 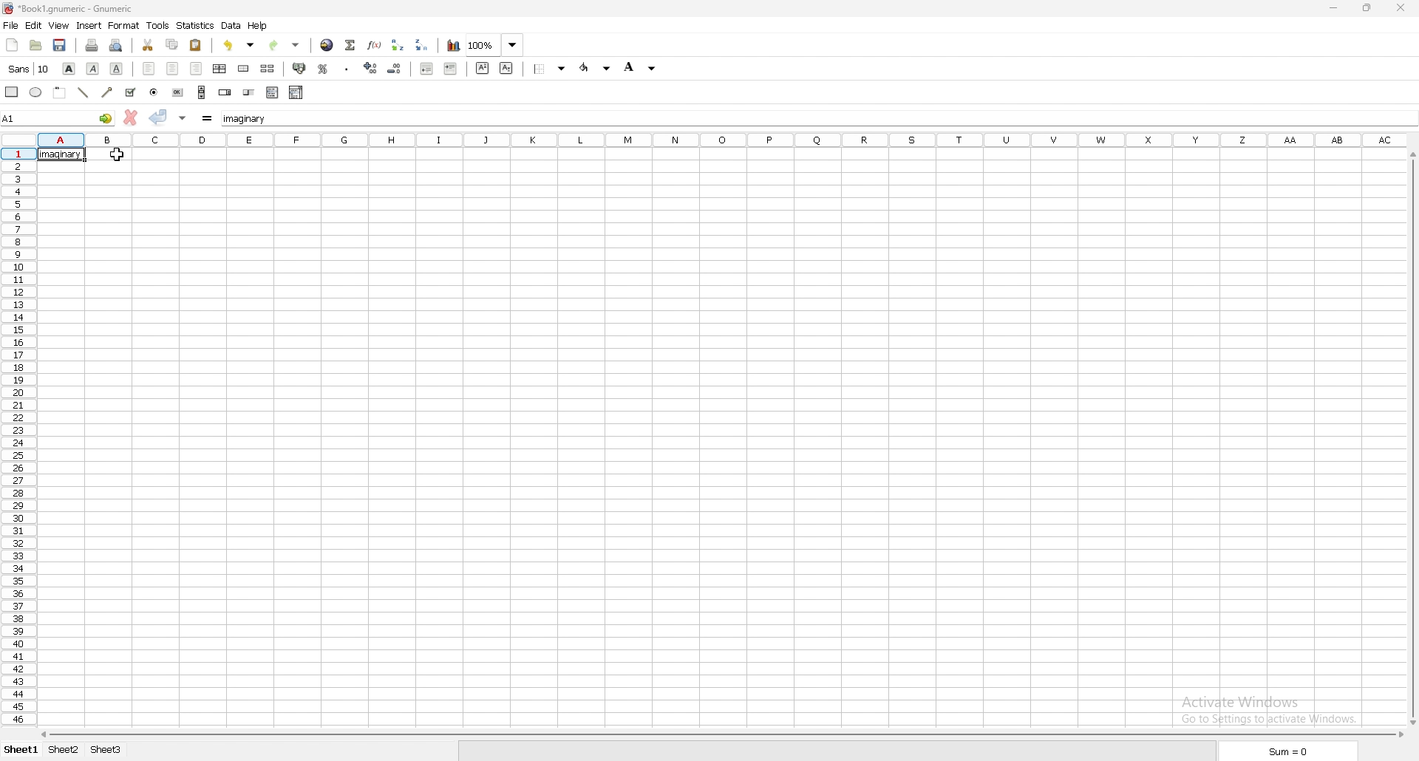 What do you see at coordinates (118, 46) in the screenshot?
I see `print preview` at bounding box center [118, 46].